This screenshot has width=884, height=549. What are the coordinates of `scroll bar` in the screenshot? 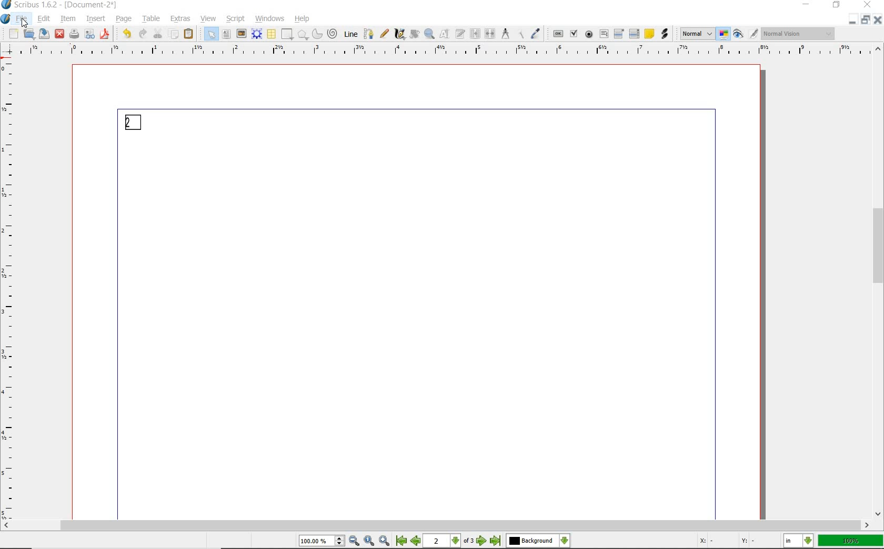 It's located at (436, 526).